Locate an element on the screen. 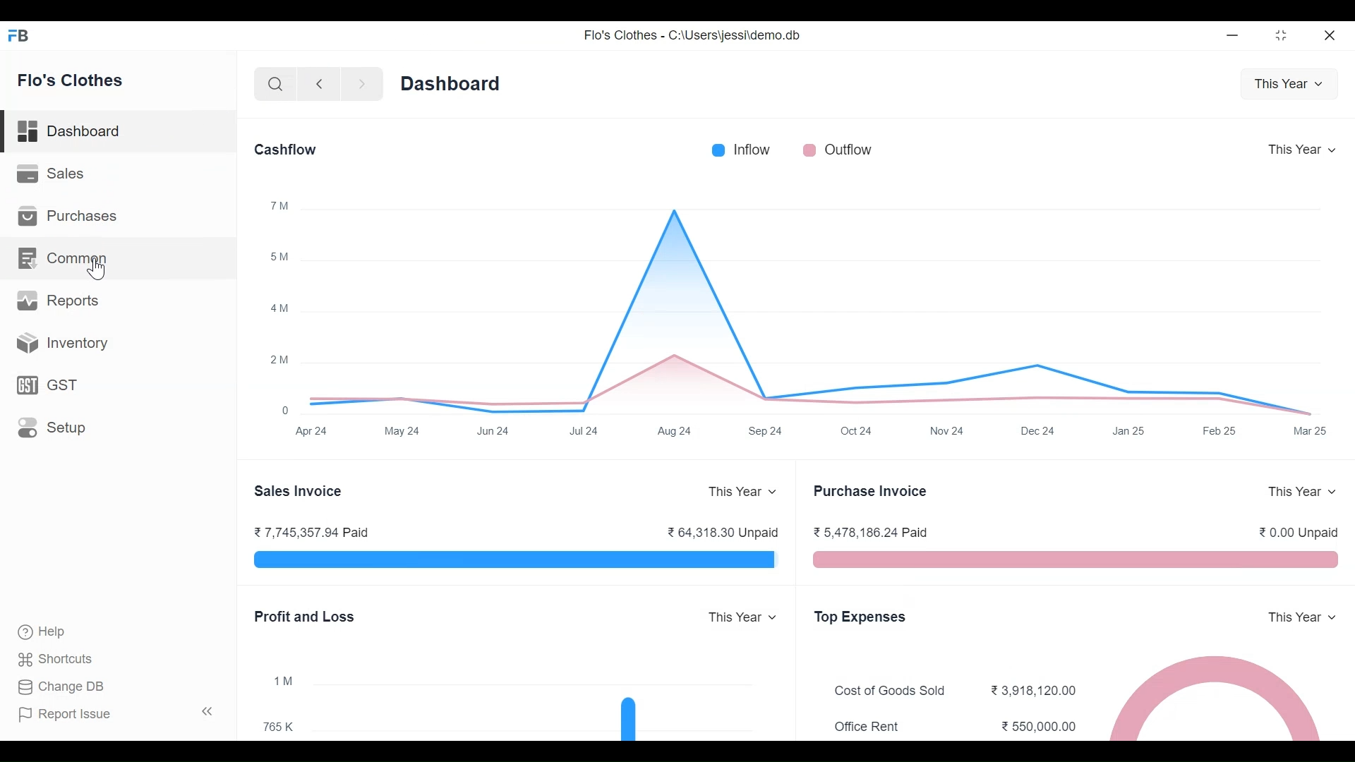 Image resolution: width=1355 pixels, height=762 pixels. The Purchase Invoice chart shows the total outstanding amount that Flo's Clothes have to pay to their suppliers for their purchases. is located at coordinates (1076, 560).